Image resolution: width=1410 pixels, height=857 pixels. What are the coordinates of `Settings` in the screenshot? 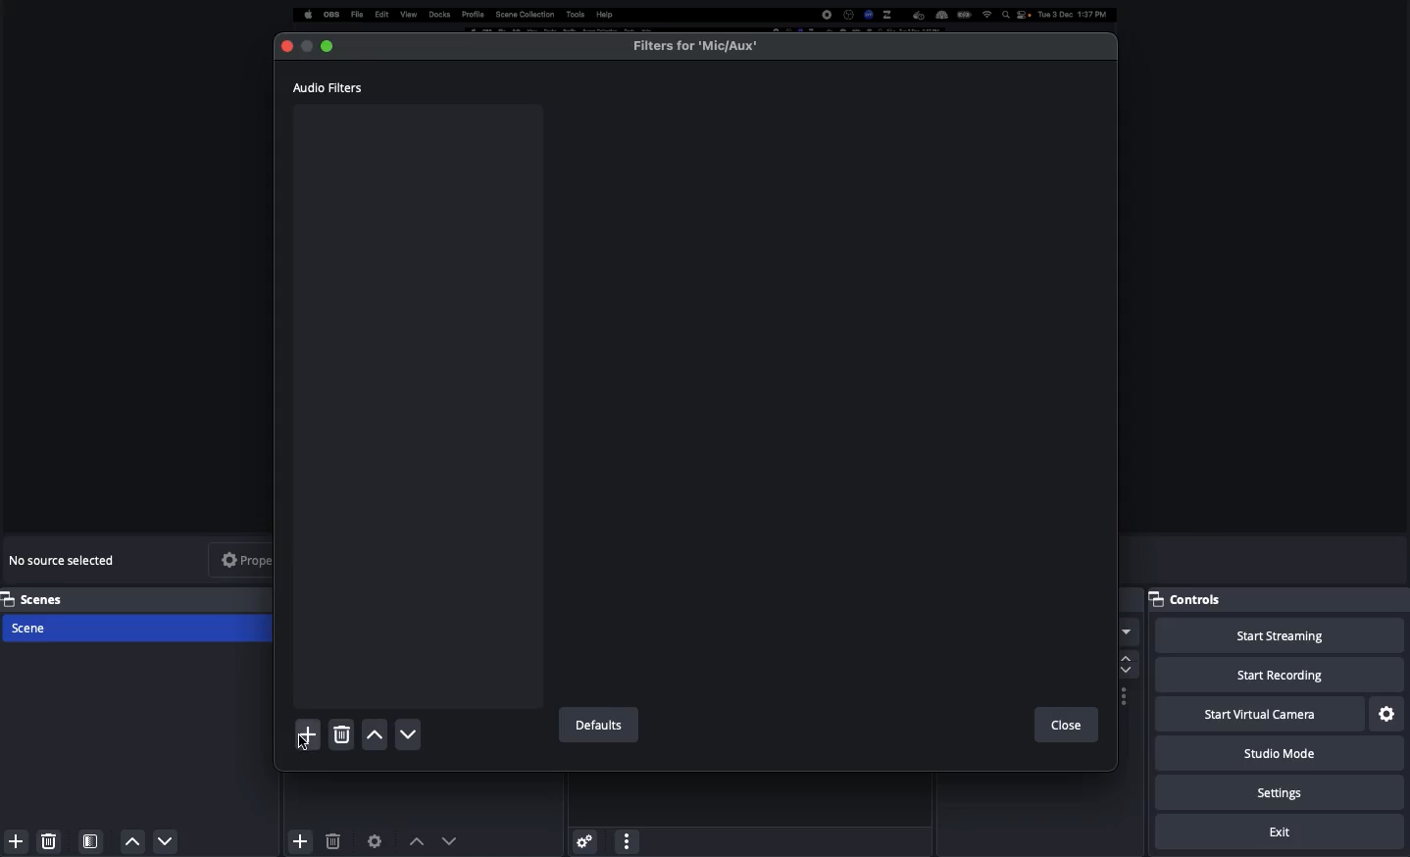 It's located at (1387, 713).